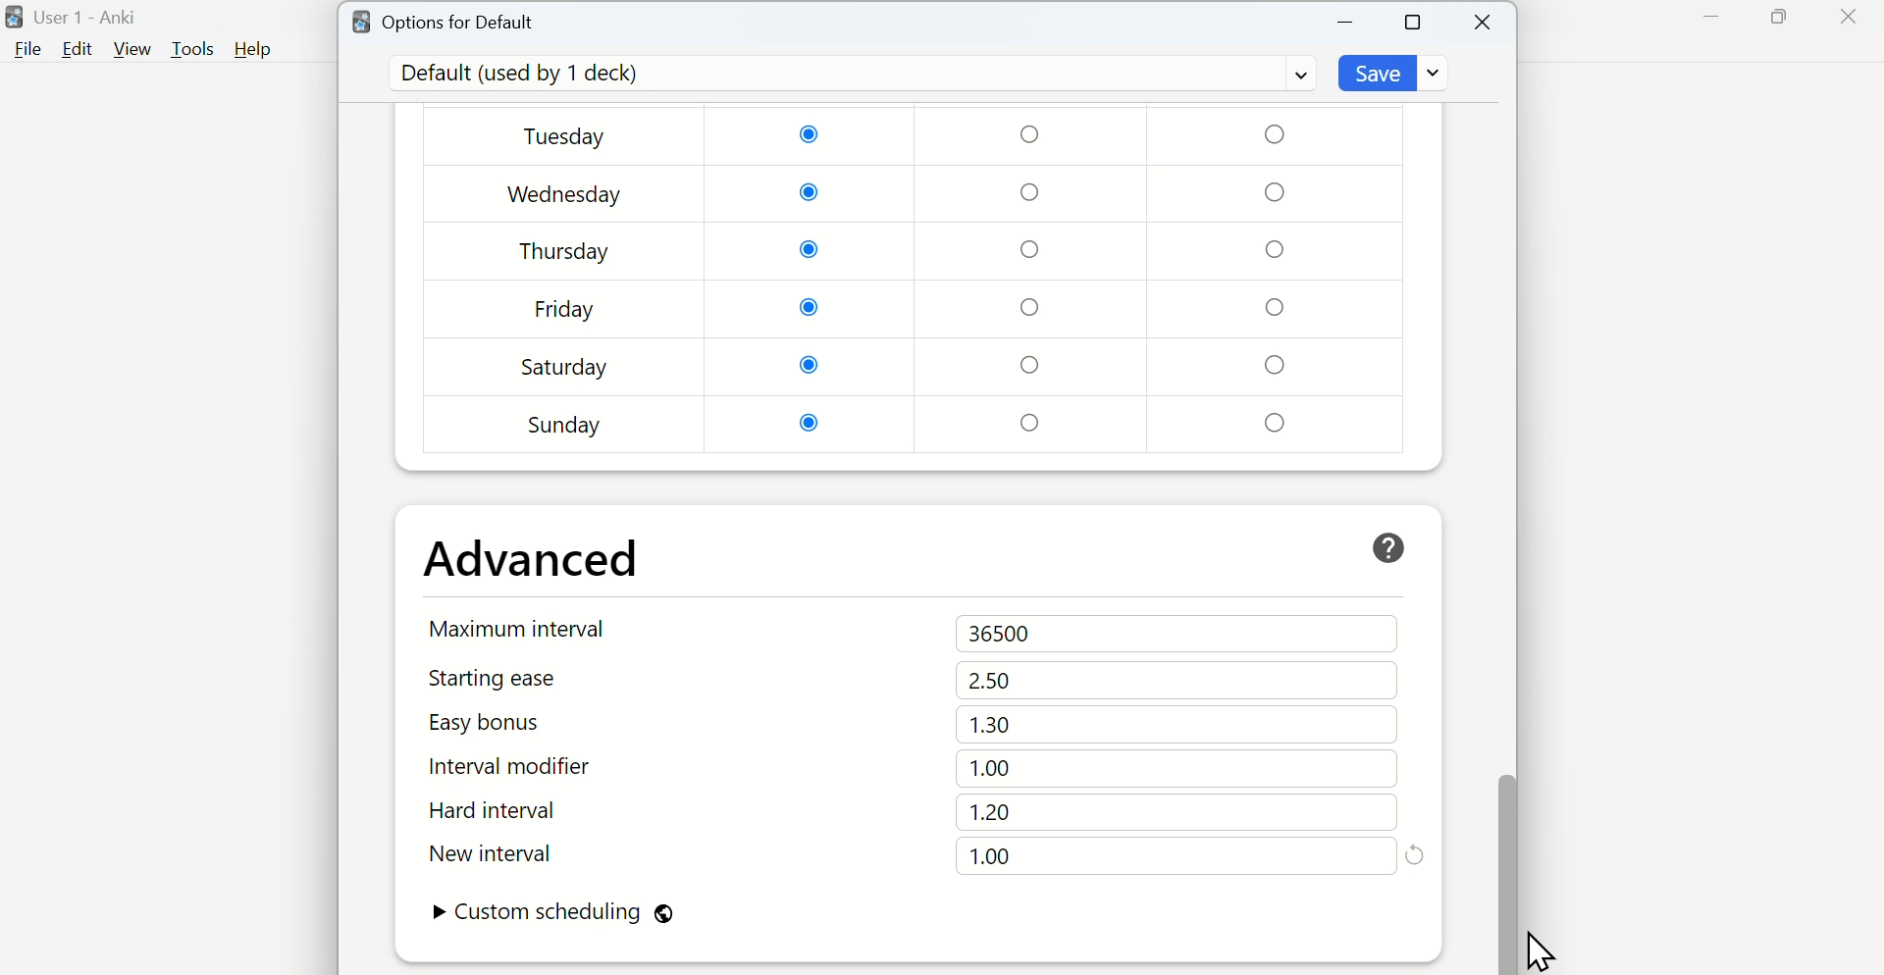  What do you see at coordinates (990, 724) in the screenshot?
I see `1.30` at bounding box center [990, 724].